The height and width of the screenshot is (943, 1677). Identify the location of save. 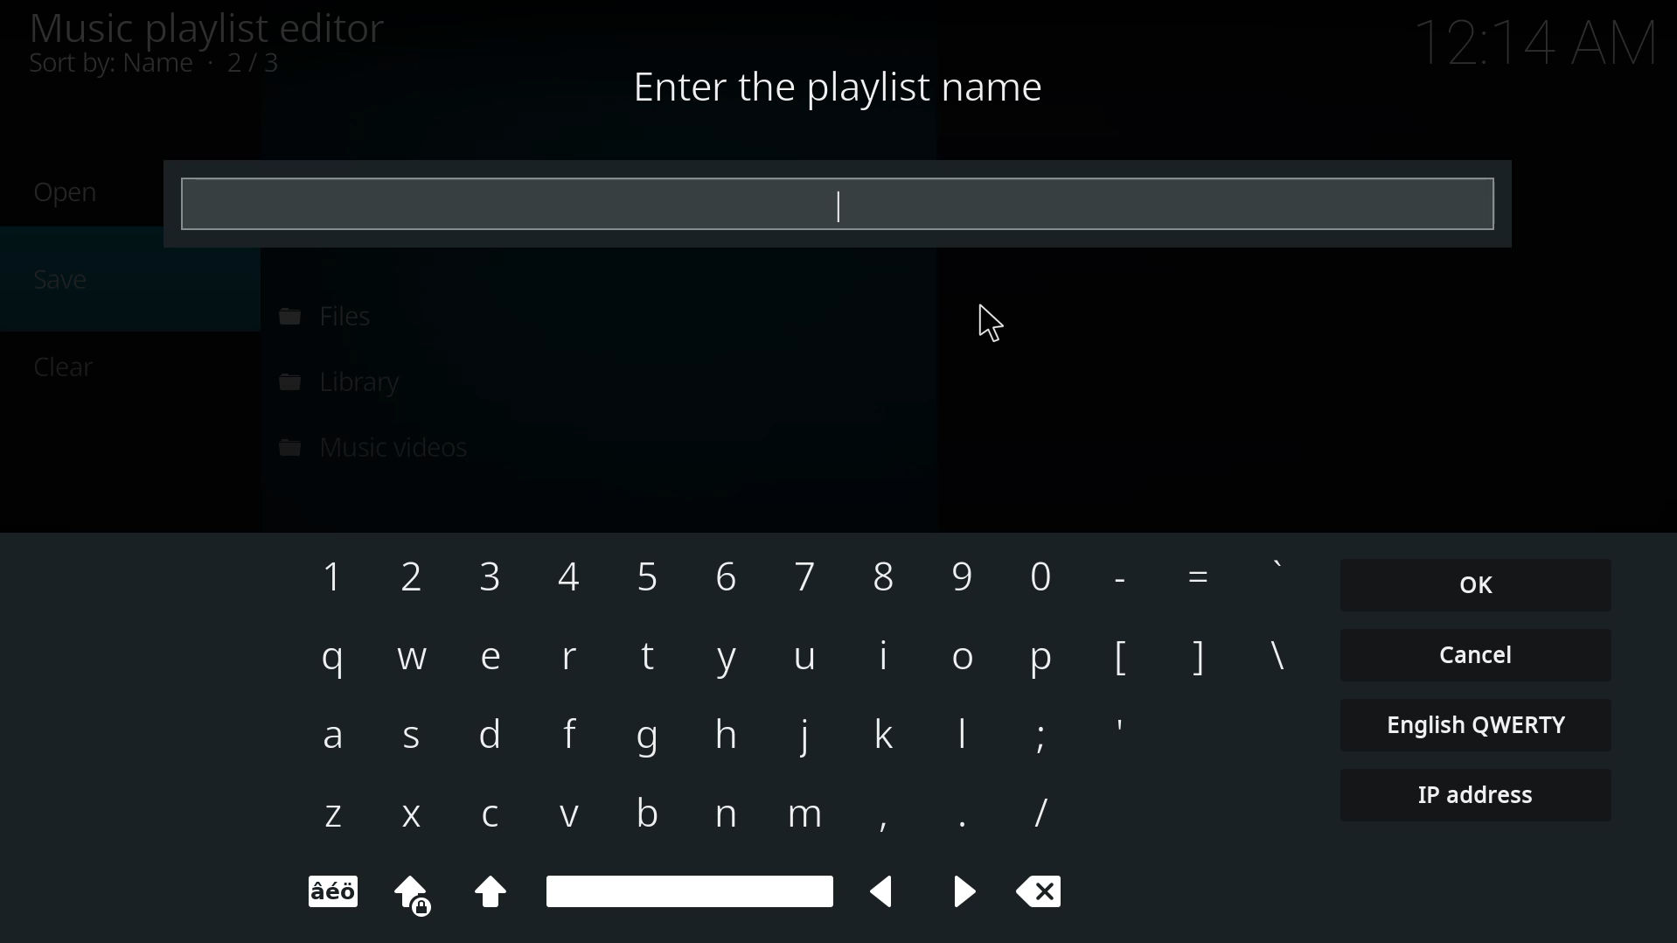
(66, 276).